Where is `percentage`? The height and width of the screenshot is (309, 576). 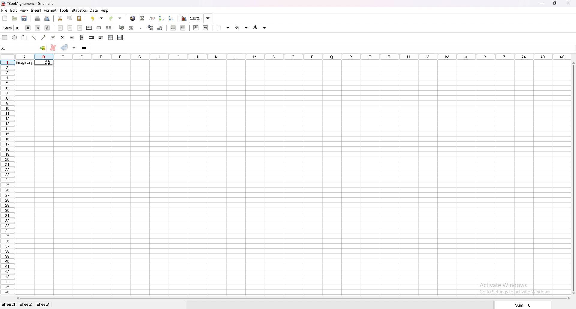 percentage is located at coordinates (131, 28).